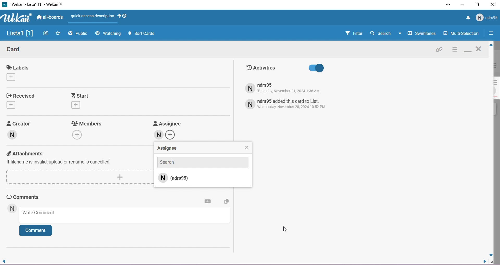 Image resolution: width=500 pixels, height=265 pixels. What do you see at coordinates (478, 4) in the screenshot?
I see `Box` at bounding box center [478, 4].